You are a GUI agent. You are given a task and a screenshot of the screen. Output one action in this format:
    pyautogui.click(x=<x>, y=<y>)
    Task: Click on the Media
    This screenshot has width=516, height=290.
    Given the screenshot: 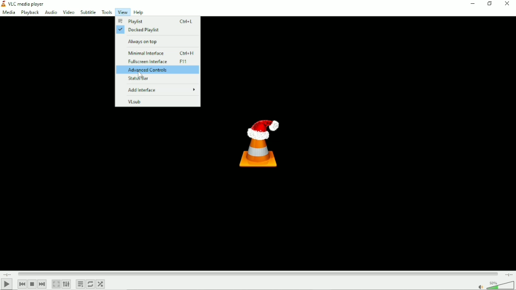 What is the action you would take?
    pyautogui.click(x=9, y=12)
    